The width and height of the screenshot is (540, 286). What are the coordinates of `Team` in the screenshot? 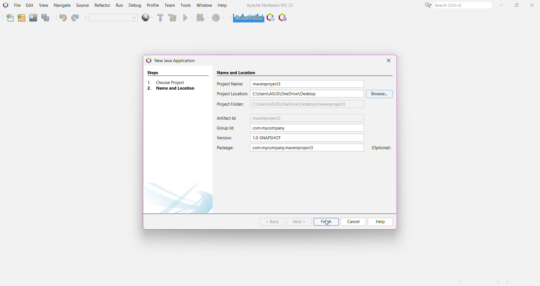 It's located at (170, 6).